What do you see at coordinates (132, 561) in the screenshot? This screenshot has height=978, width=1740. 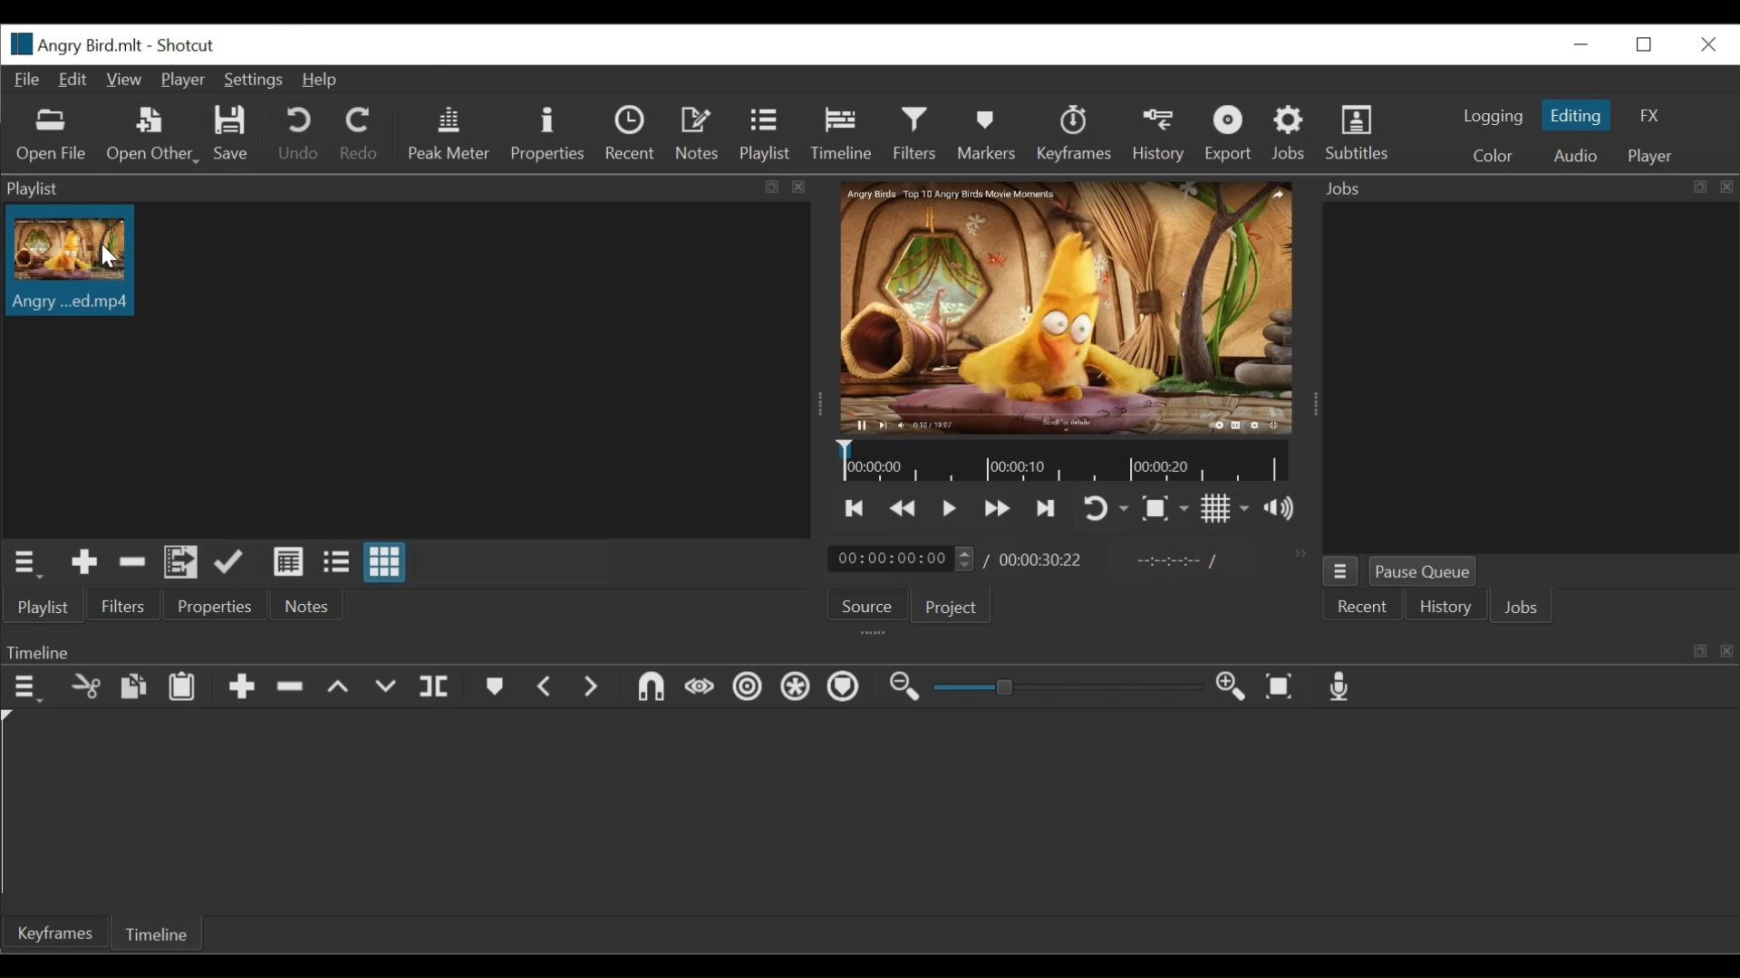 I see `Remove Cut` at bounding box center [132, 561].